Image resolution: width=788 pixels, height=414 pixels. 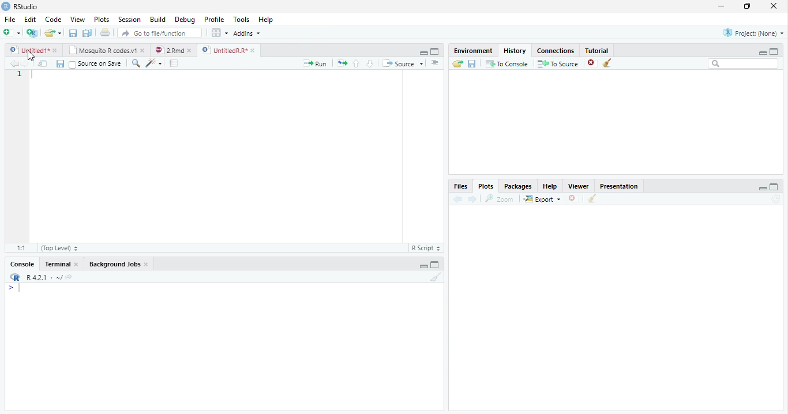 What do you see at coordinates (519, 187) in the screenshot?
I see `Packages` at bounding box center [519, 187].